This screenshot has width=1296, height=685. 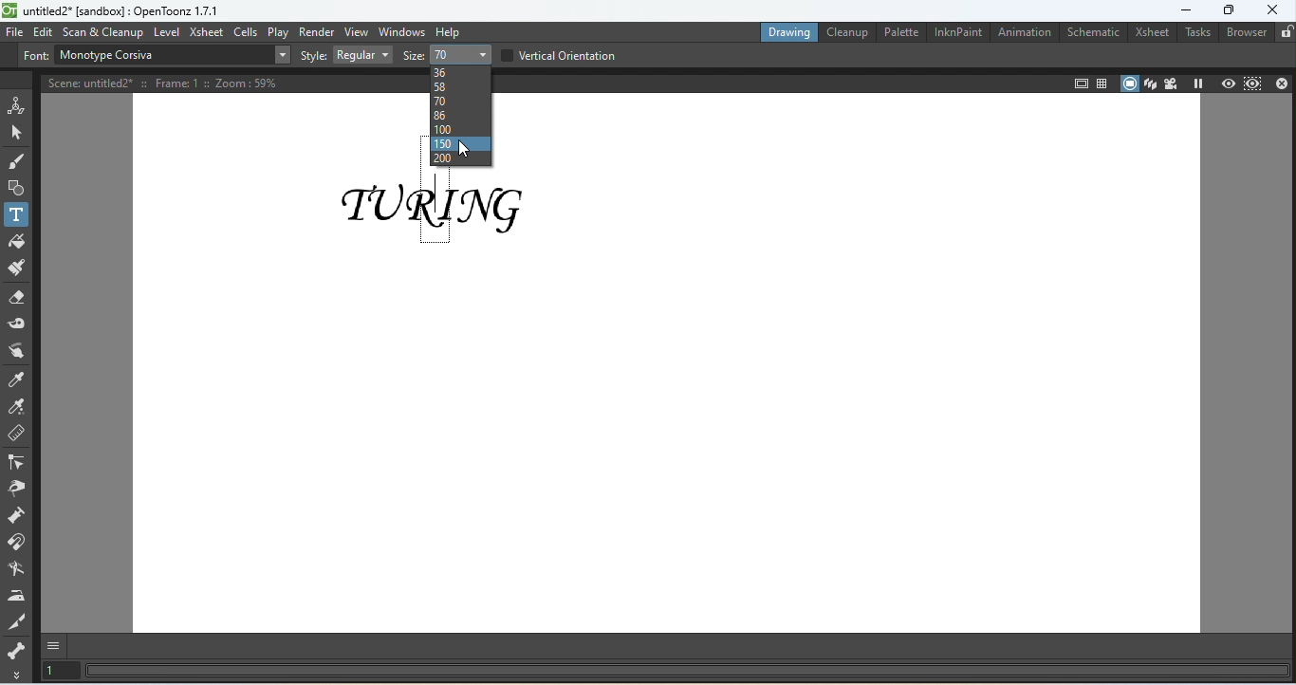 What do you see at coordinates (401, 31) in the screenshot?
I see `Windows` at bounding box center [401, 31].